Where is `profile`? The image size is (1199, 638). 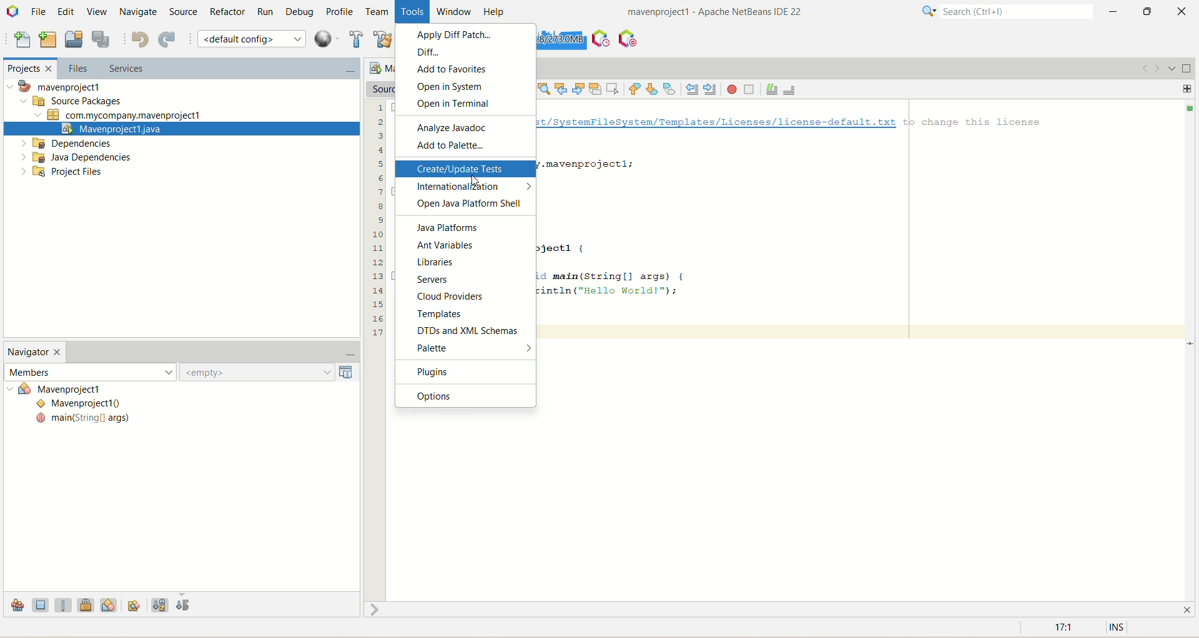
profile is located at coordinates (342, 11).